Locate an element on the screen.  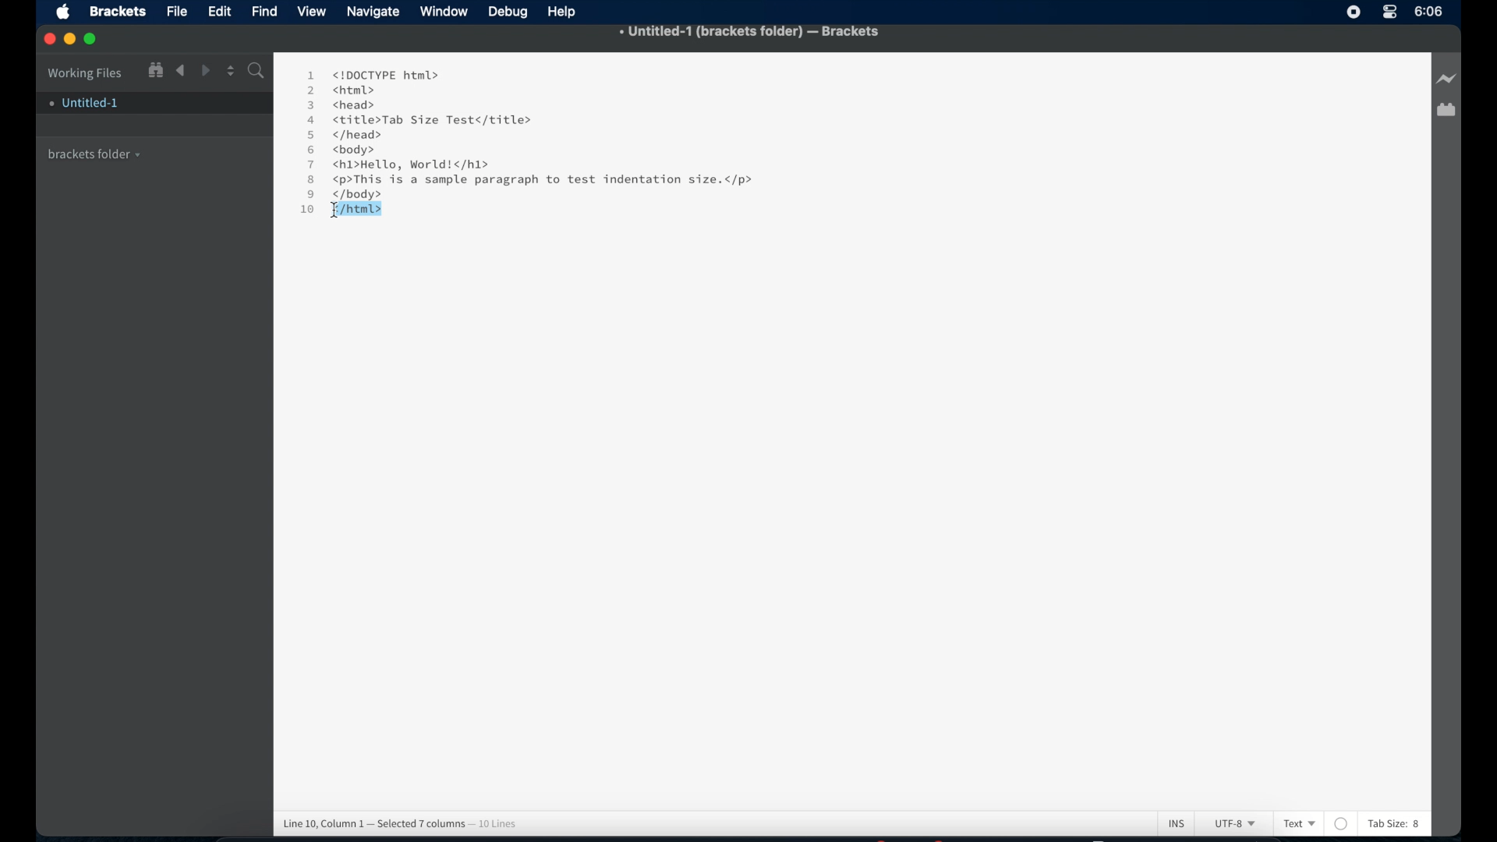
10 </html> is located at coordinates (336, 212).